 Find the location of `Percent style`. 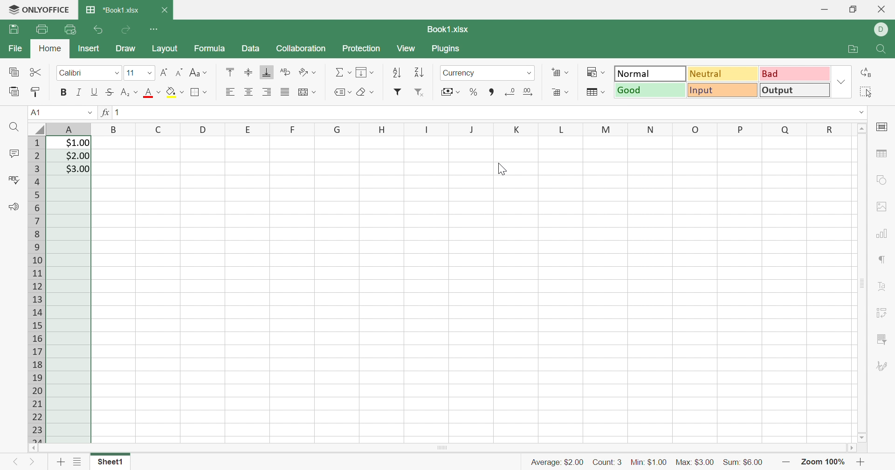

Percent style is located at coordinates (473, 92).